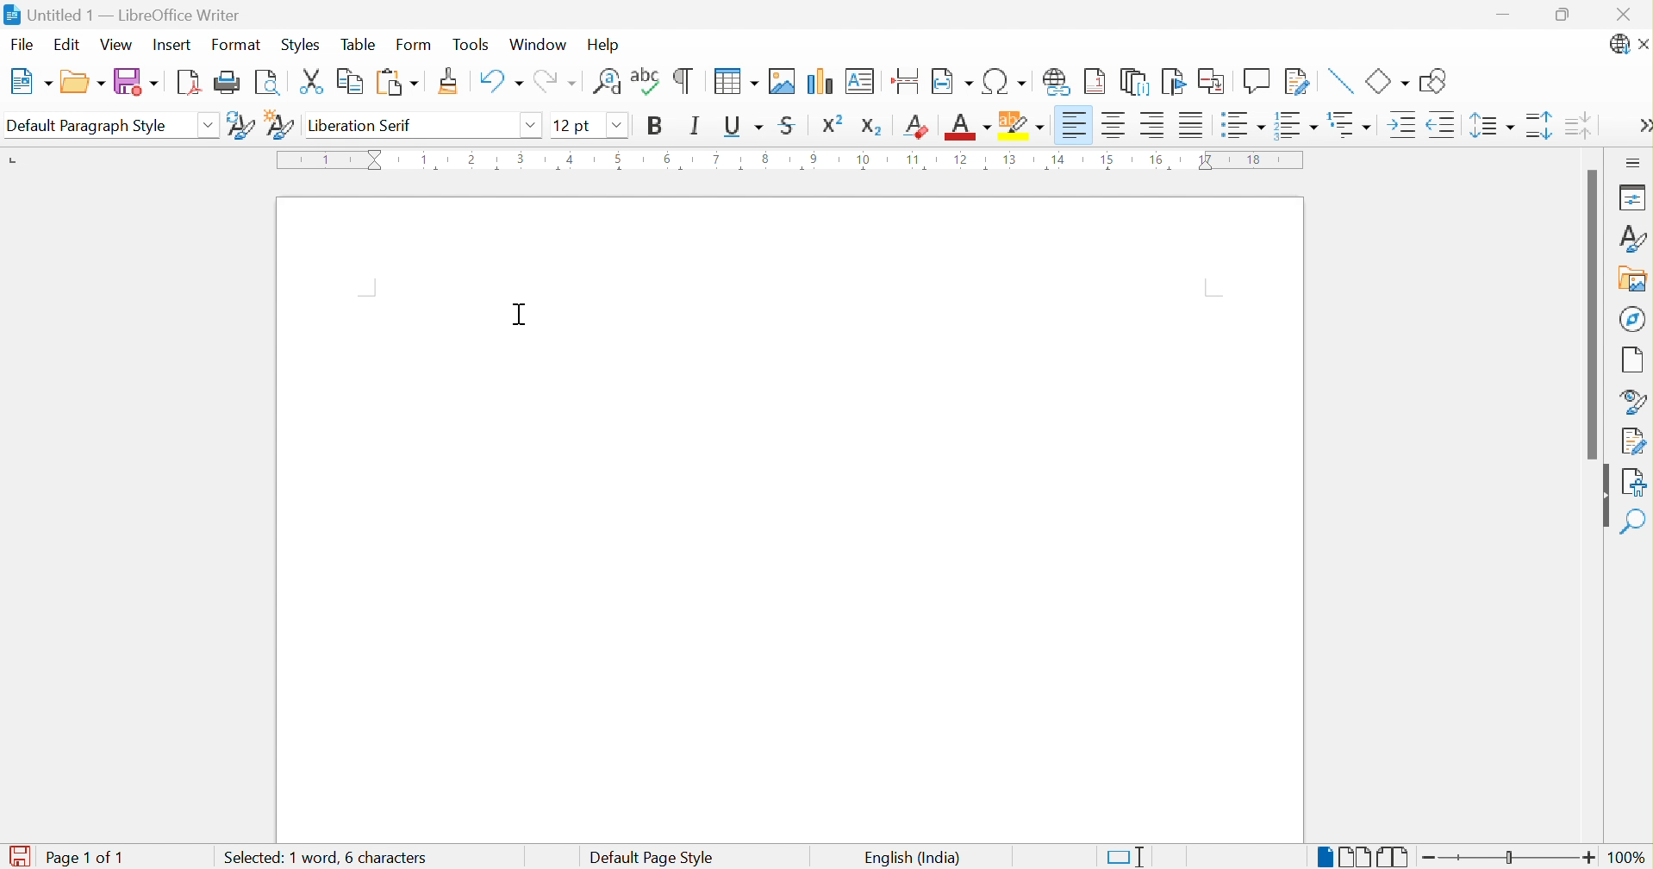 Image resolution: width=1653 pixels, height=869 pixels. What do you see at coordinates (1634, 318) in the screenshot?
I see `Navigator` at bounding box center [1634, 318].